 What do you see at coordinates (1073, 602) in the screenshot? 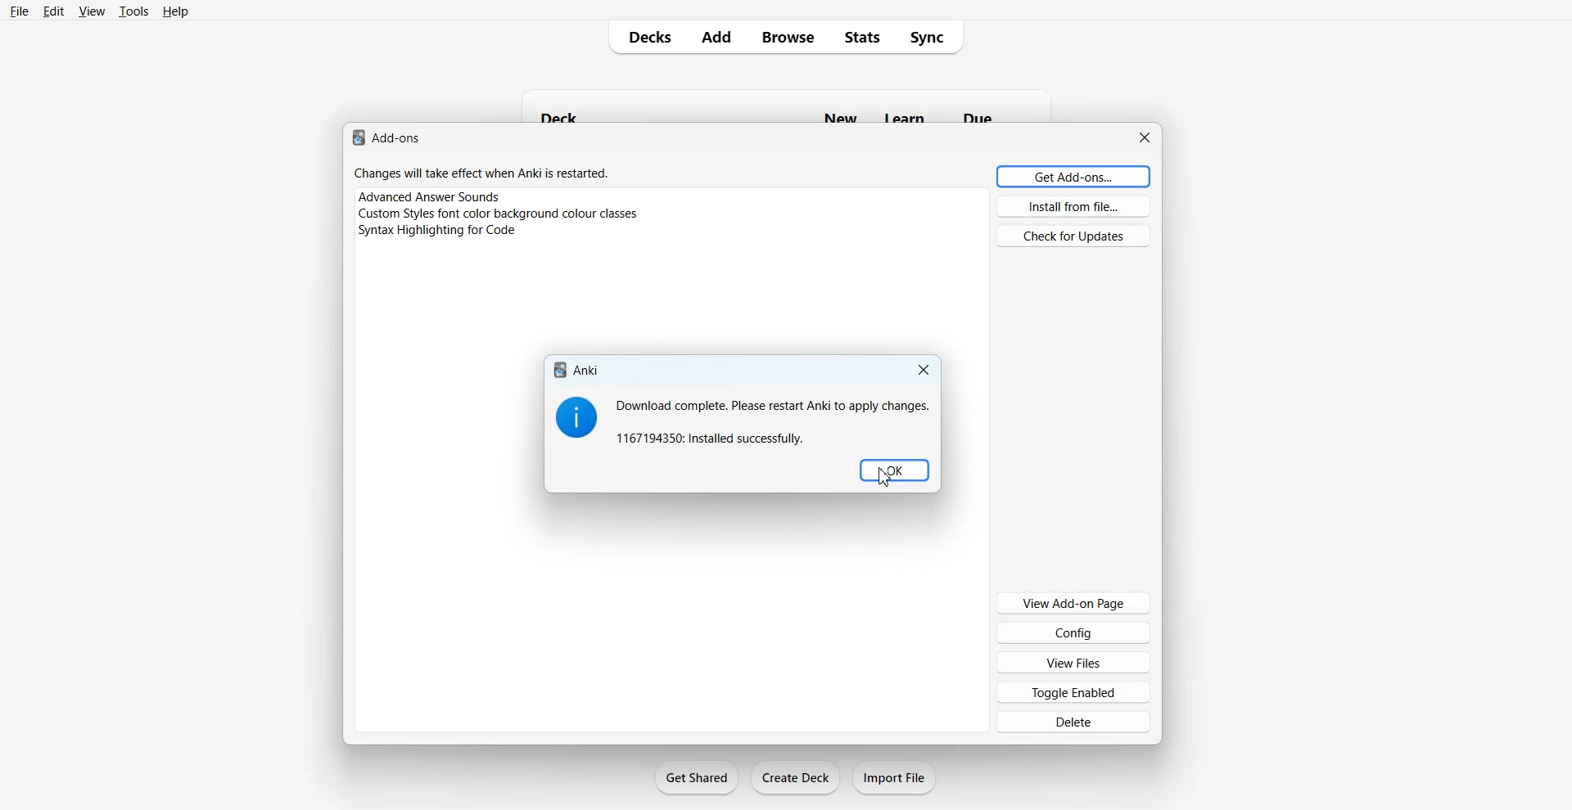
I see `View Add-on Page` at bounding box center [1073, 602].